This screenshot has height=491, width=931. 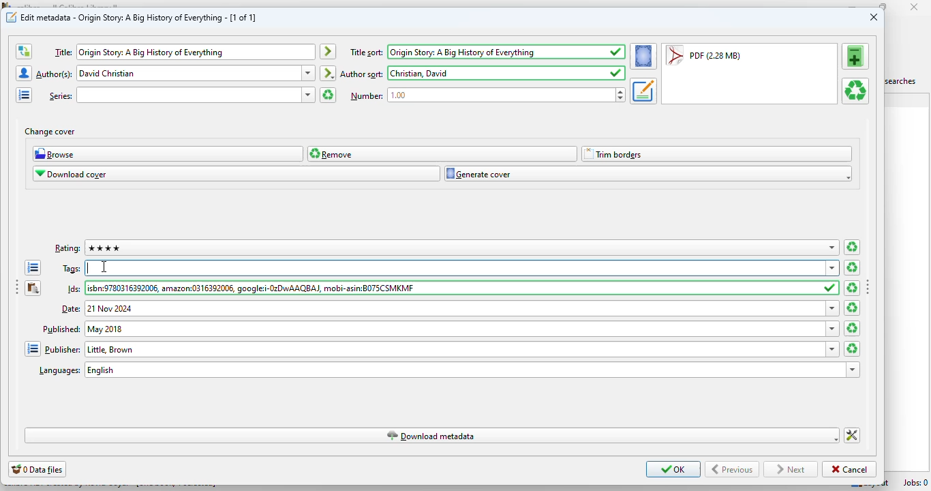 I want to click on cursor, so click(x=103, y=267).